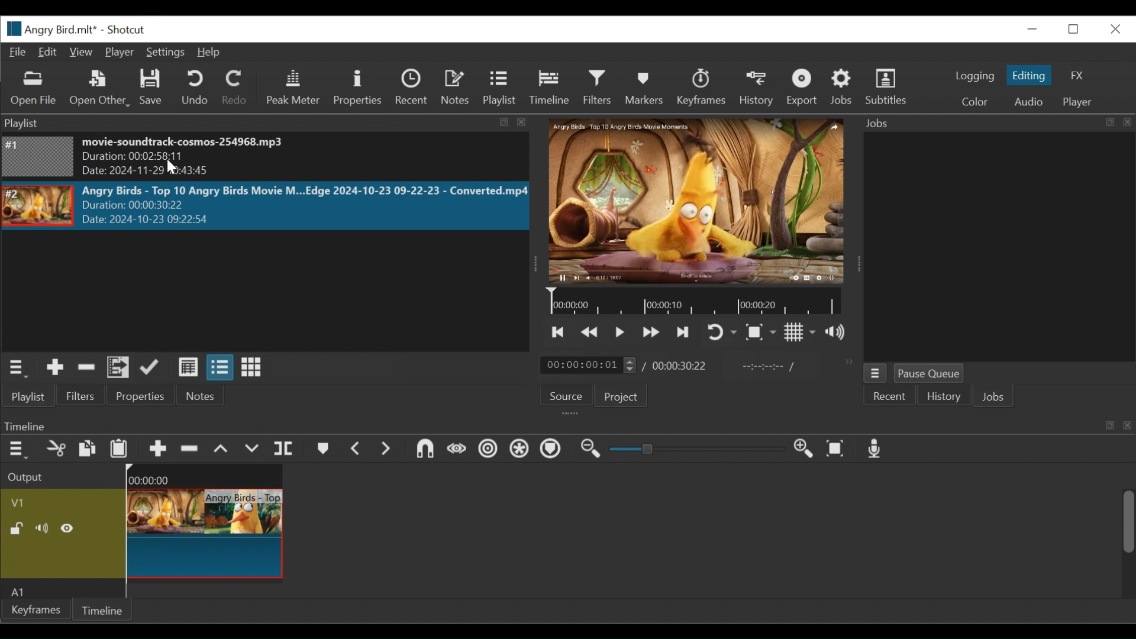 Image resolution: width=1136 pixels, height=639 pixels. What do you see at coordinates (1128, 535) in the screenshot?
I see `Scrollbar` at bounding box center [1128, 535].